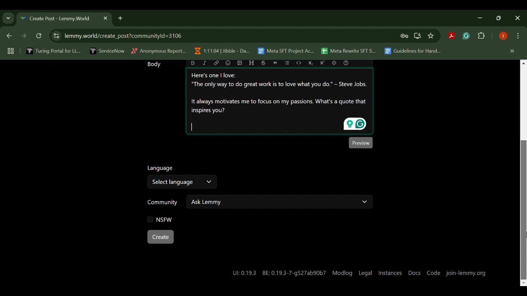  I want to click on Instances, so click(389, 272).